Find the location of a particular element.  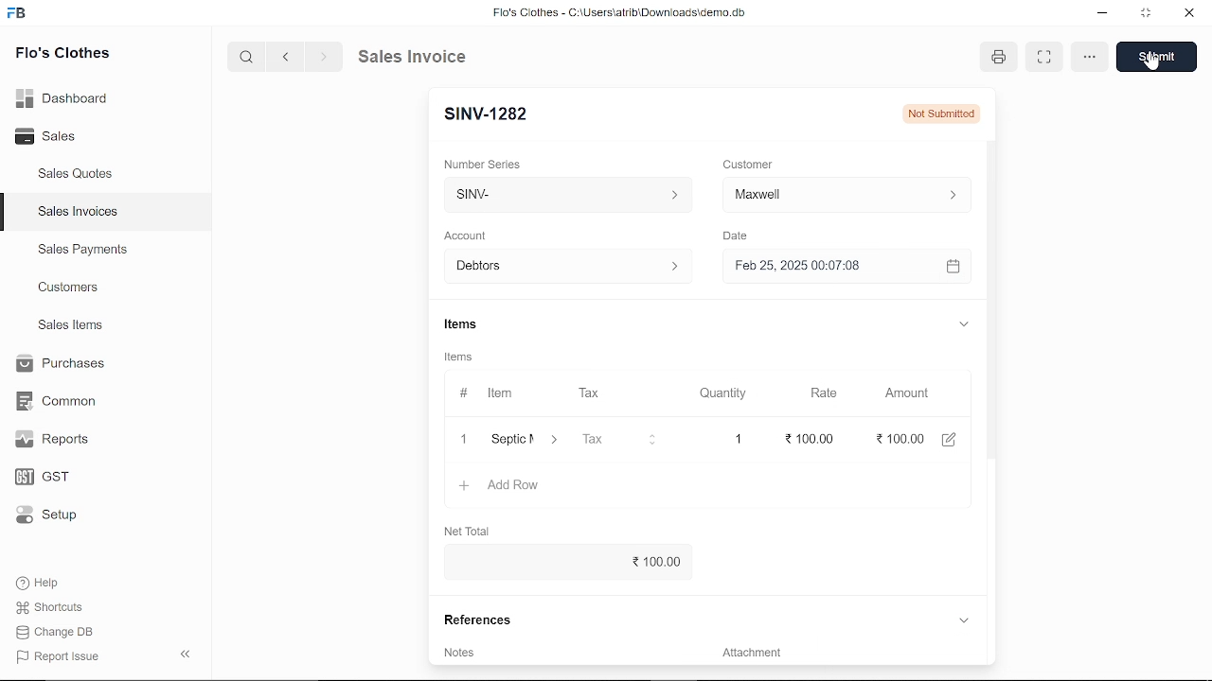

Common is located at coordinates (59, 401).